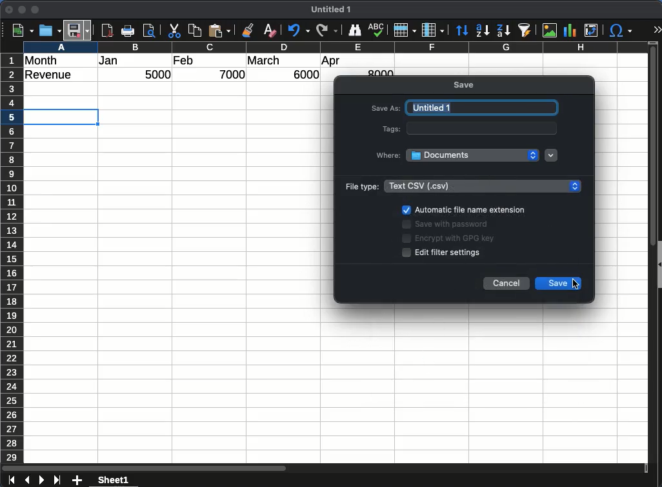  What do you see at coordinates (10, 481) in the screenshot?
I see `first sheet` at bounding box center [10, 481].